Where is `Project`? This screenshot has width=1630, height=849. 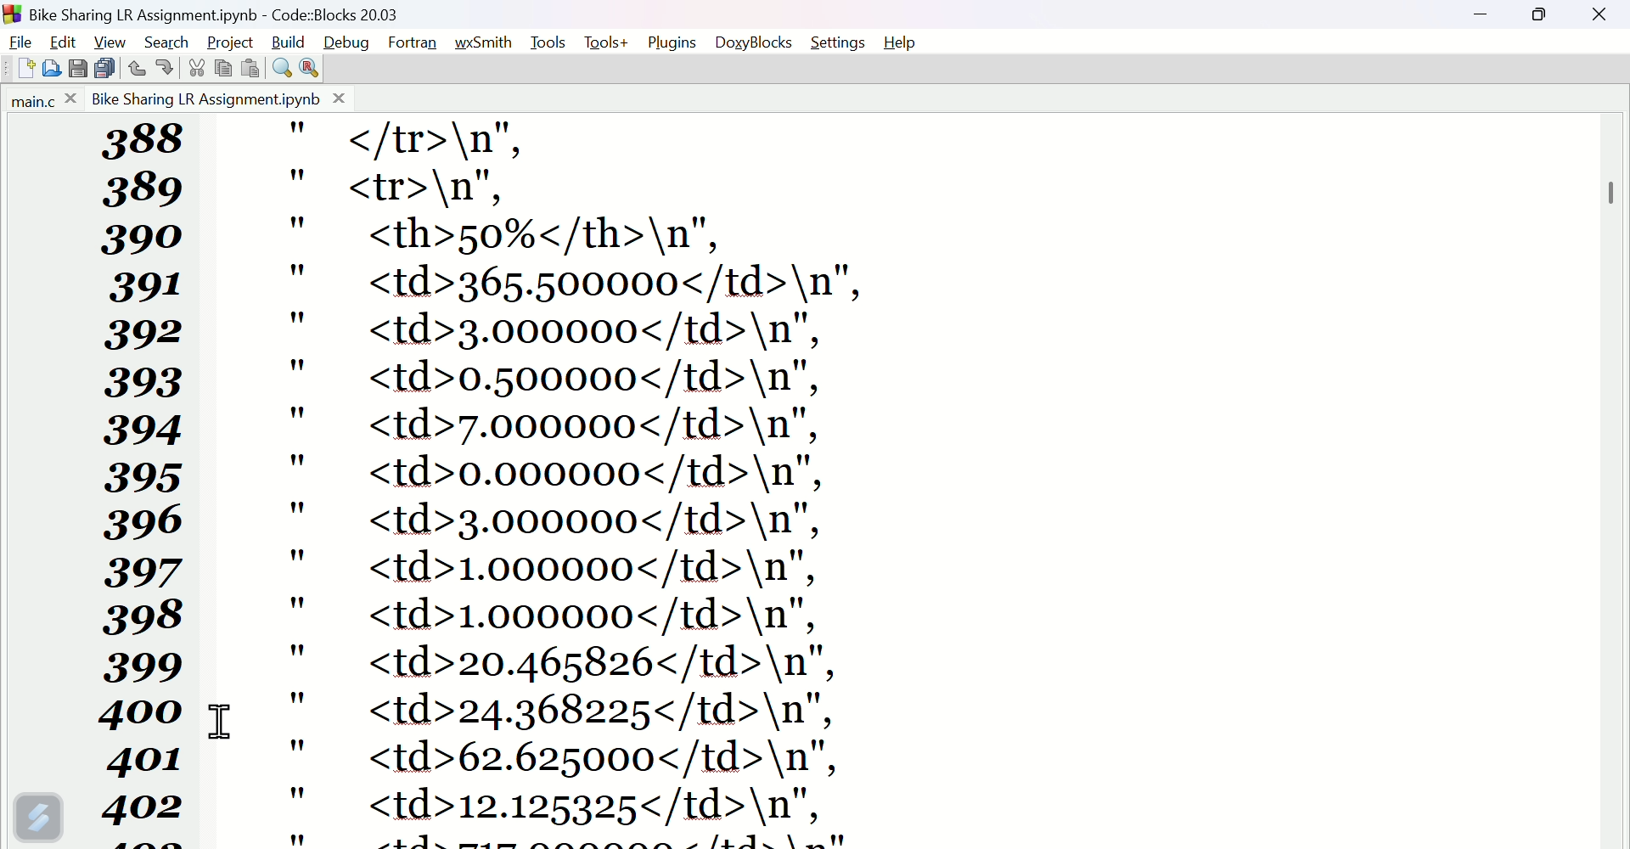
Project is located at coordinates (233, 41).